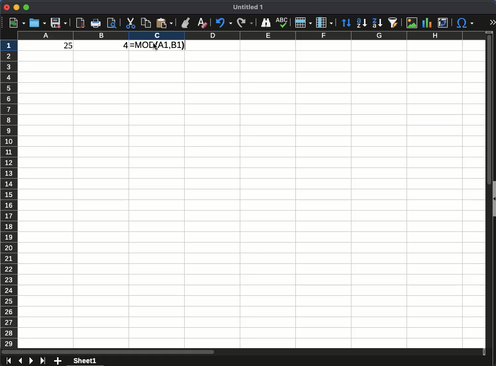  I want to click on pdf preview, so click(80, 24).